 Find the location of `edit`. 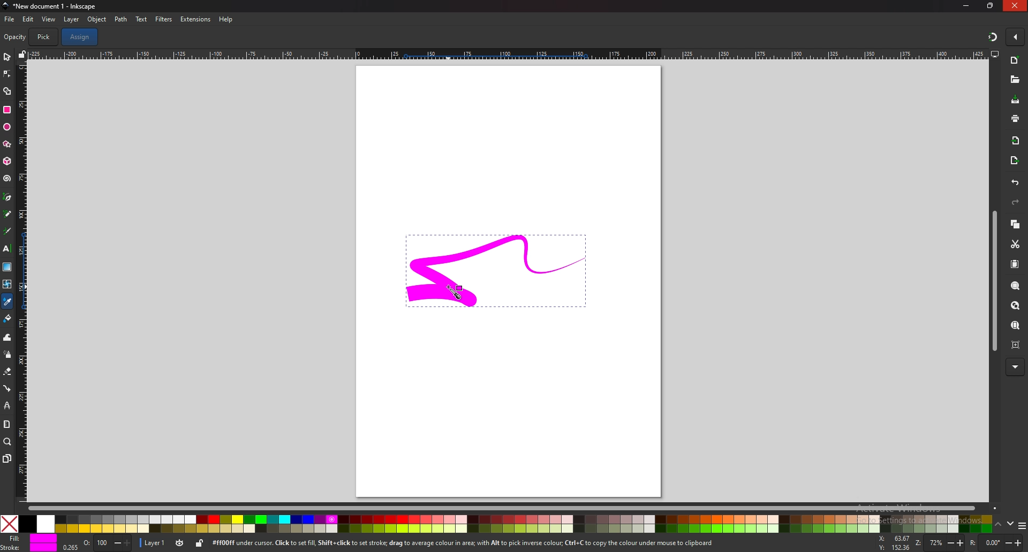

edit is located at coordinates (28, 19).